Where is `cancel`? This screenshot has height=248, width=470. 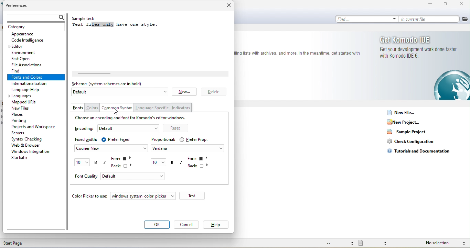 cancel is located at coordinates (187, 224).